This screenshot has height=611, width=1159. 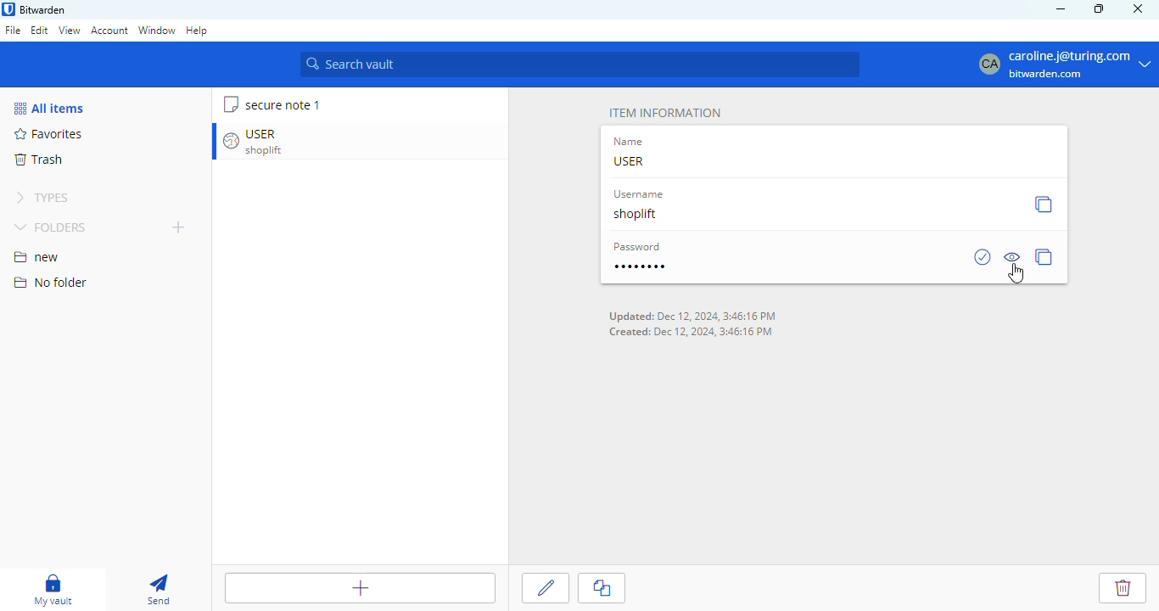 I want to click on name, so click(x=630, y=142).